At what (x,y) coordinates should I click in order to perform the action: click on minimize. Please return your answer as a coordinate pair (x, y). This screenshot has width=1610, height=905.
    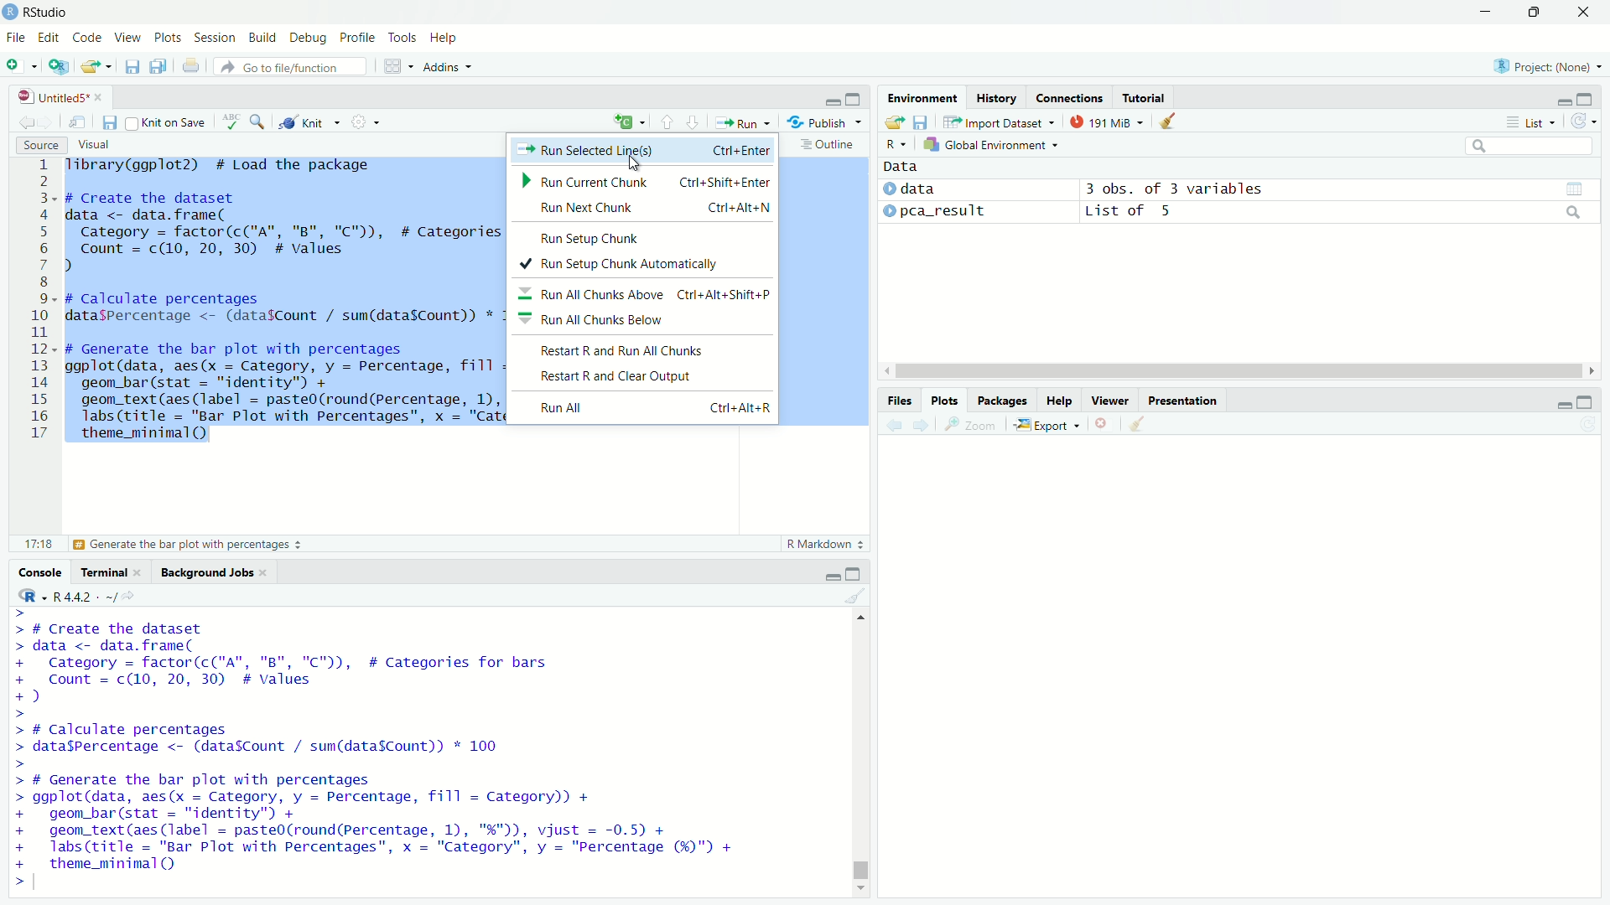
    Looking at the image, I should click on (833, 572).